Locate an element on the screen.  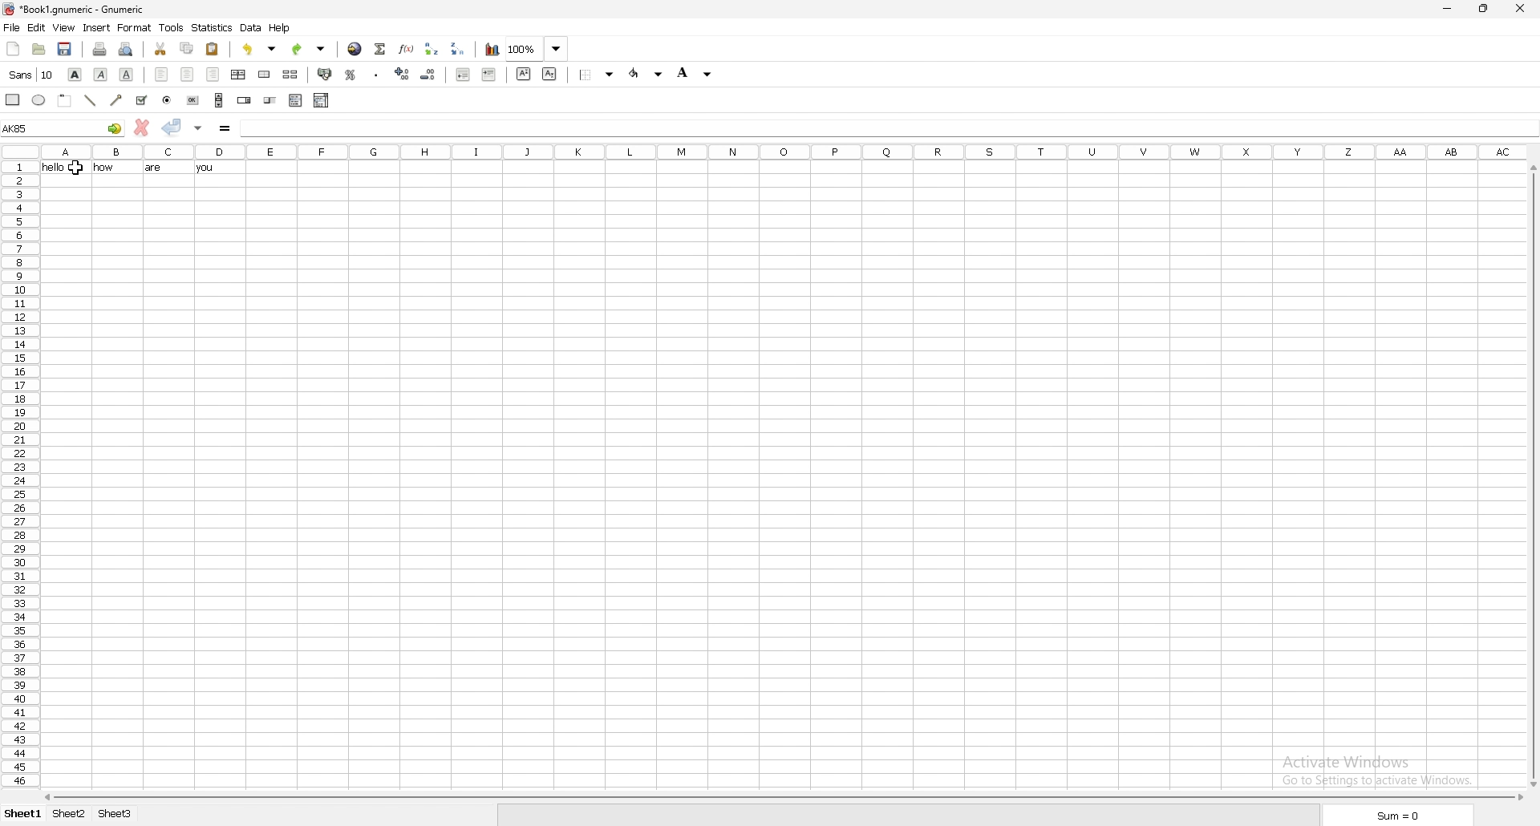
save is located at coordinates (66, 49).